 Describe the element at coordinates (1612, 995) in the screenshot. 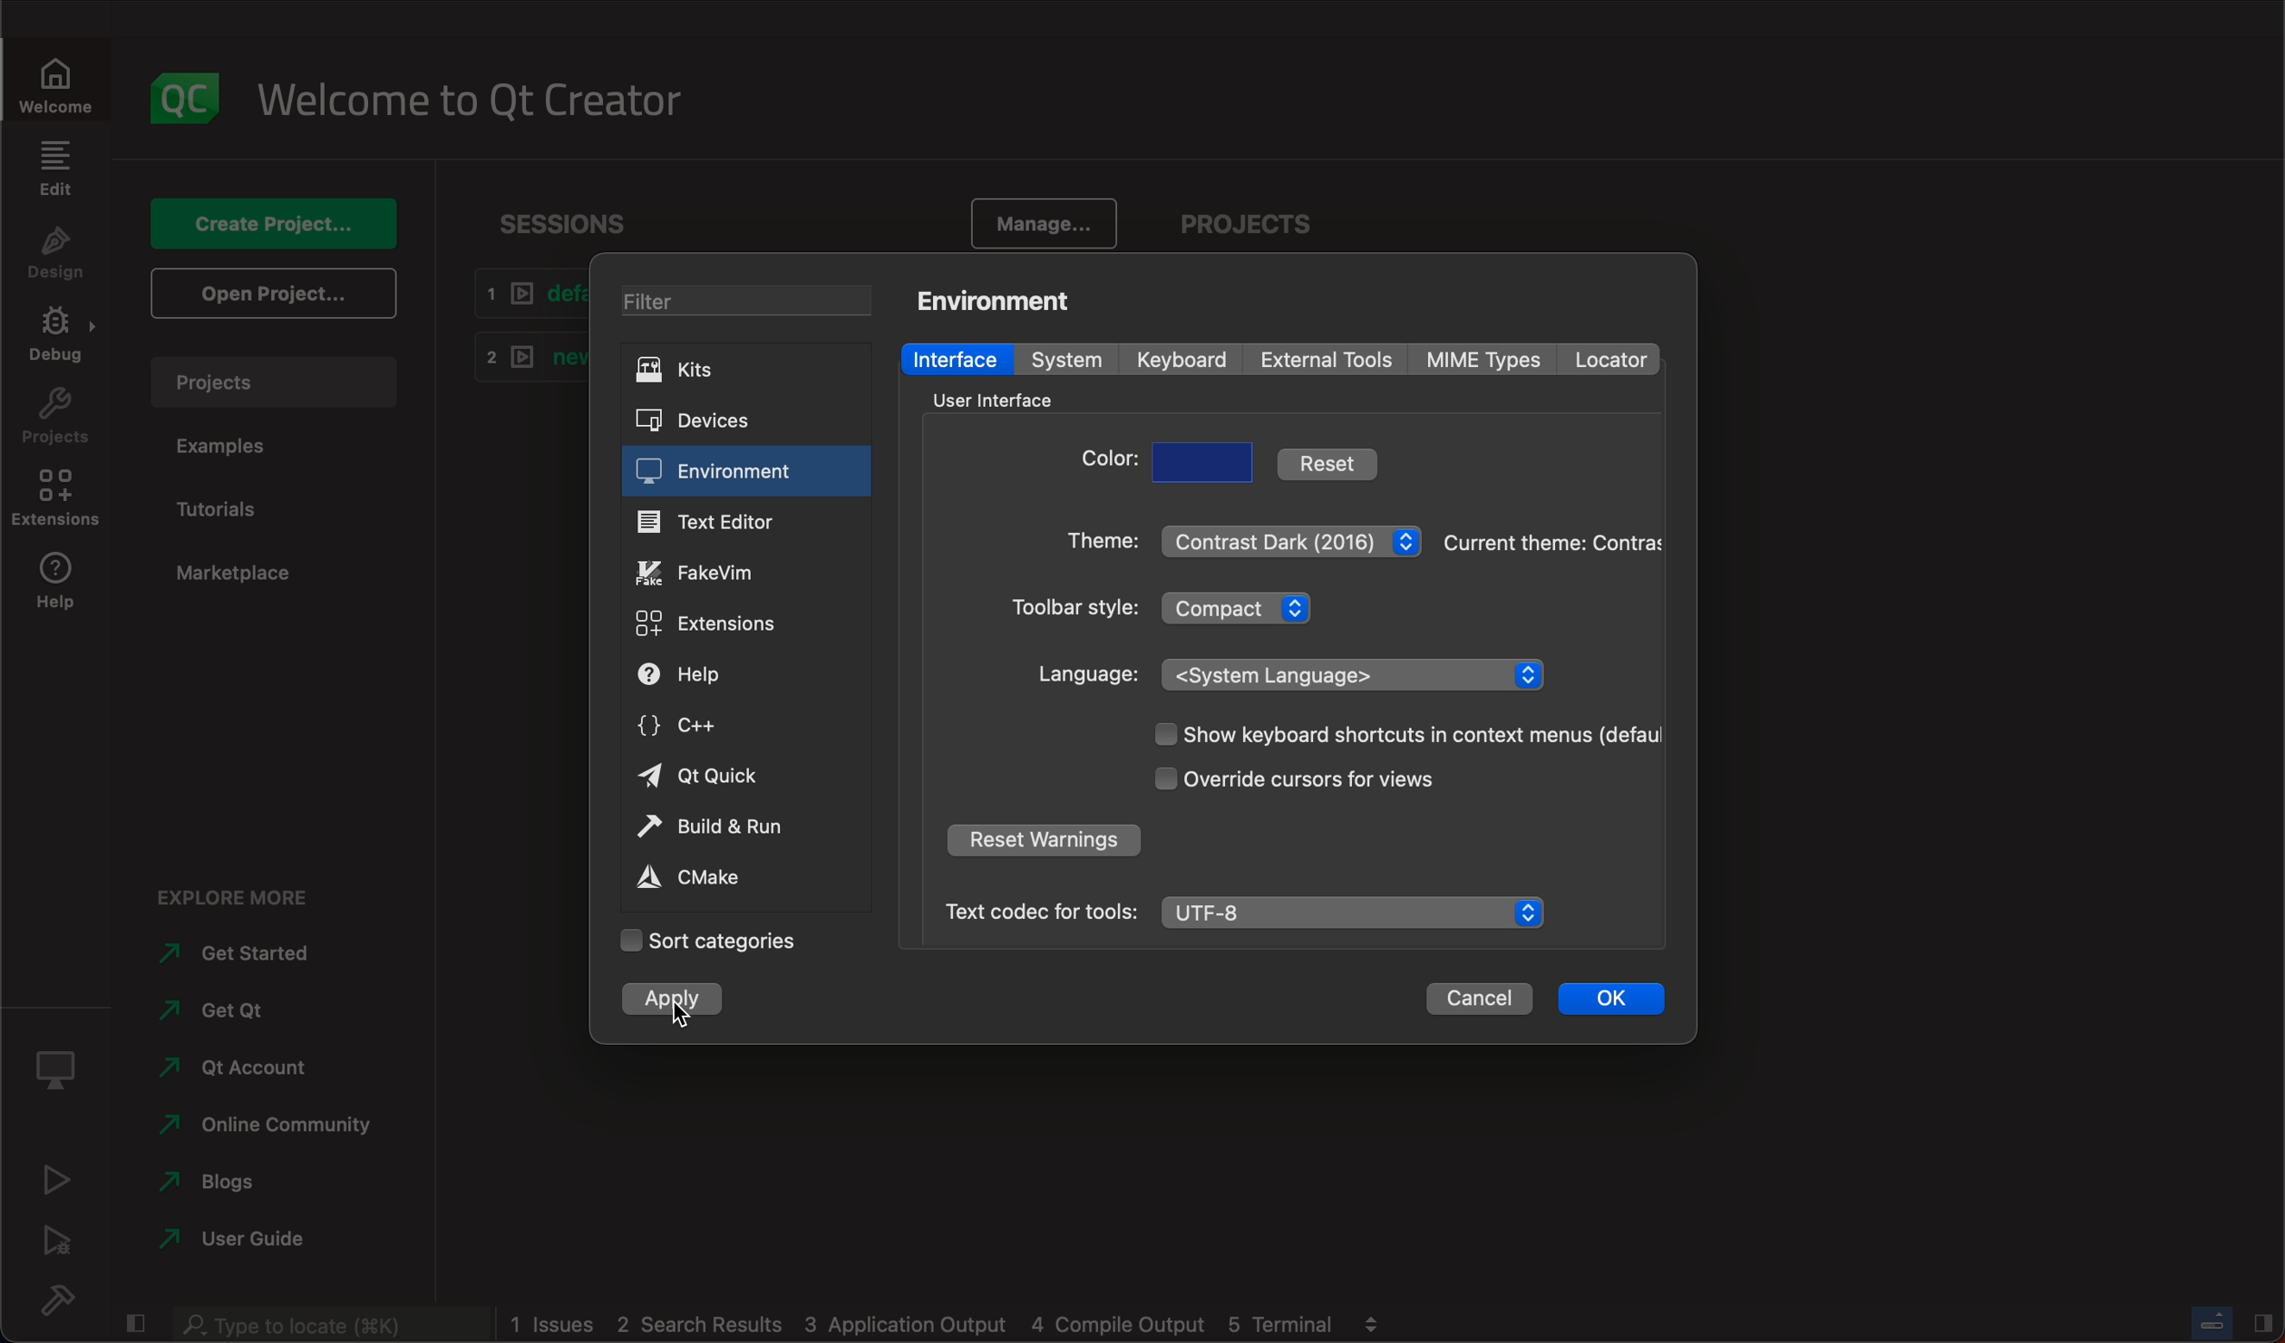

I see `ok` at that location.